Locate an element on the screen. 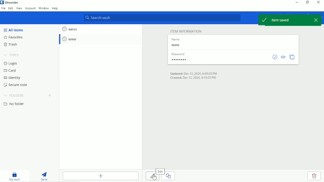 The height and width of the screenshot is (182, 324). Updated on is located at coordinates (194, 74).